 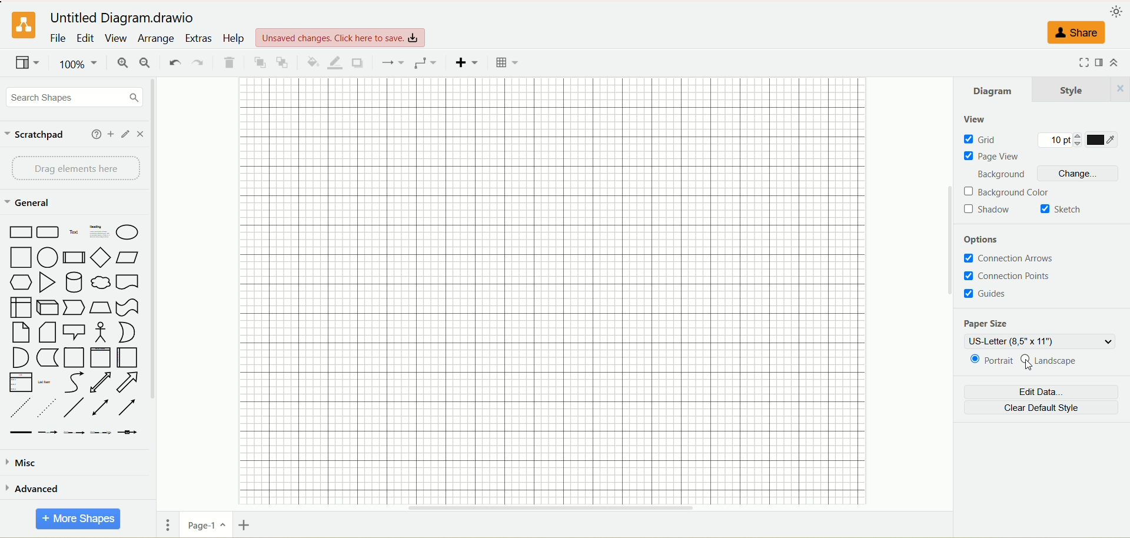 I want to click on search shapes, so click(x=74, y=97).